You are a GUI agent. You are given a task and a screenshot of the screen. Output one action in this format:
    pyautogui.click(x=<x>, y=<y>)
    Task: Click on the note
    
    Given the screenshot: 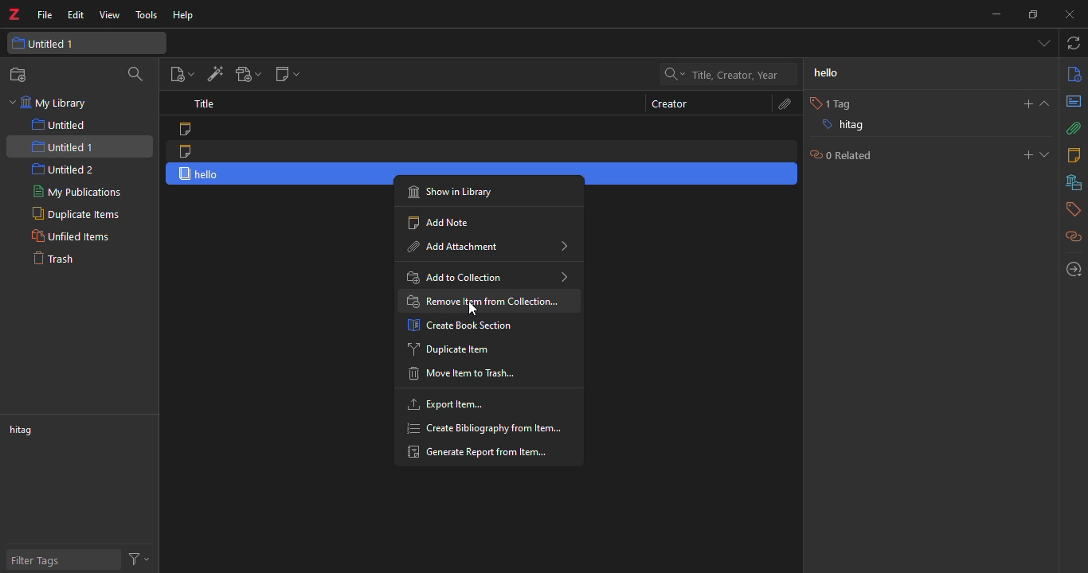 What is the action you would take?
    pyautogui.click(x=184, y=130)
    